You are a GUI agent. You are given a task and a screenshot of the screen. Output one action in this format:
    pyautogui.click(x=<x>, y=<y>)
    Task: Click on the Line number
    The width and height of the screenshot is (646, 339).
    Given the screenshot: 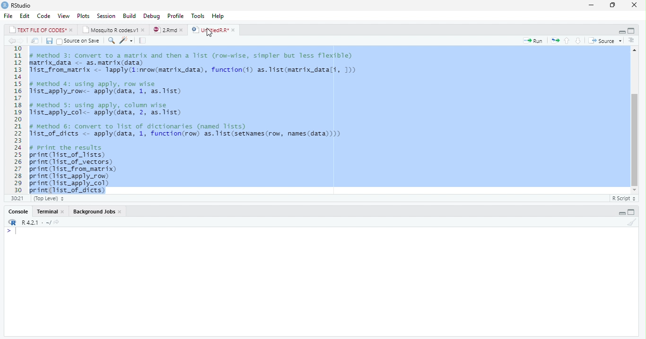 What is the action you would take?
    pyautogui.click(x=17, y=120)
    